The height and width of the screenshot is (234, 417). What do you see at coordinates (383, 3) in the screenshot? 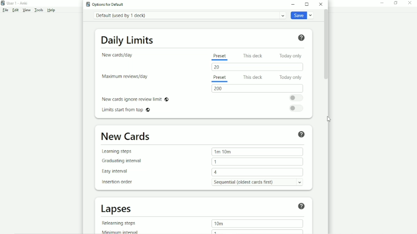
I see `Minimize` at bounding box center [383, 3].